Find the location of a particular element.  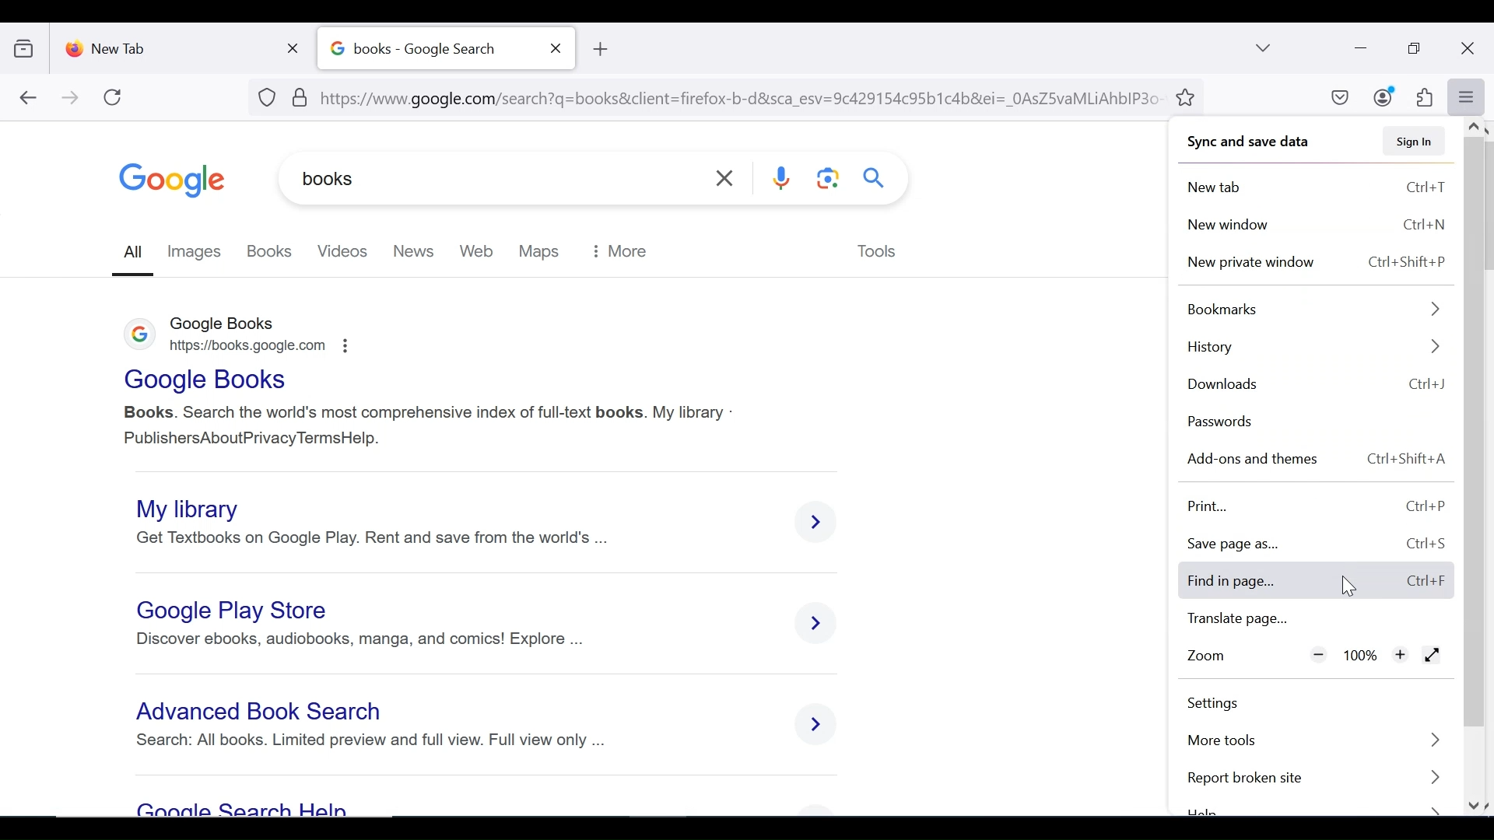

refresh is located at coordinates (114, 97).